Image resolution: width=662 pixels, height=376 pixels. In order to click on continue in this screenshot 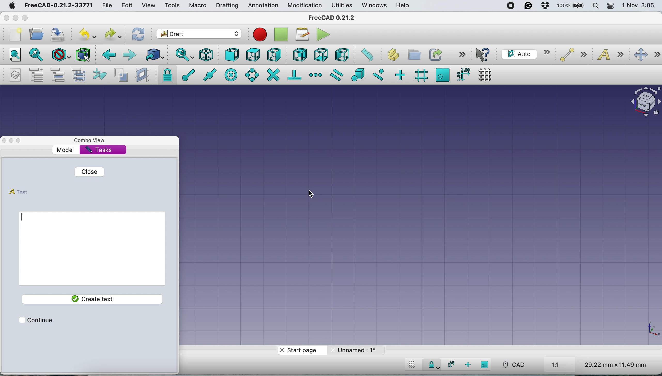, I will do `click(35, 321)`.